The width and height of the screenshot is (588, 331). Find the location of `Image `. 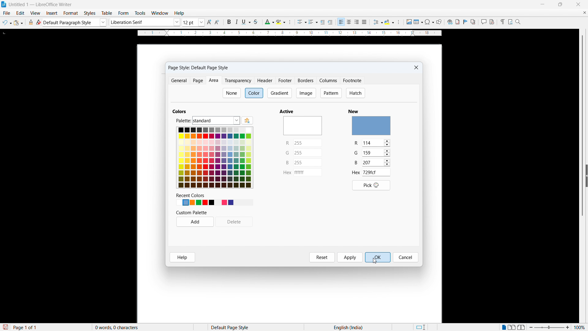

Image  is located at coordinates (307, 93).